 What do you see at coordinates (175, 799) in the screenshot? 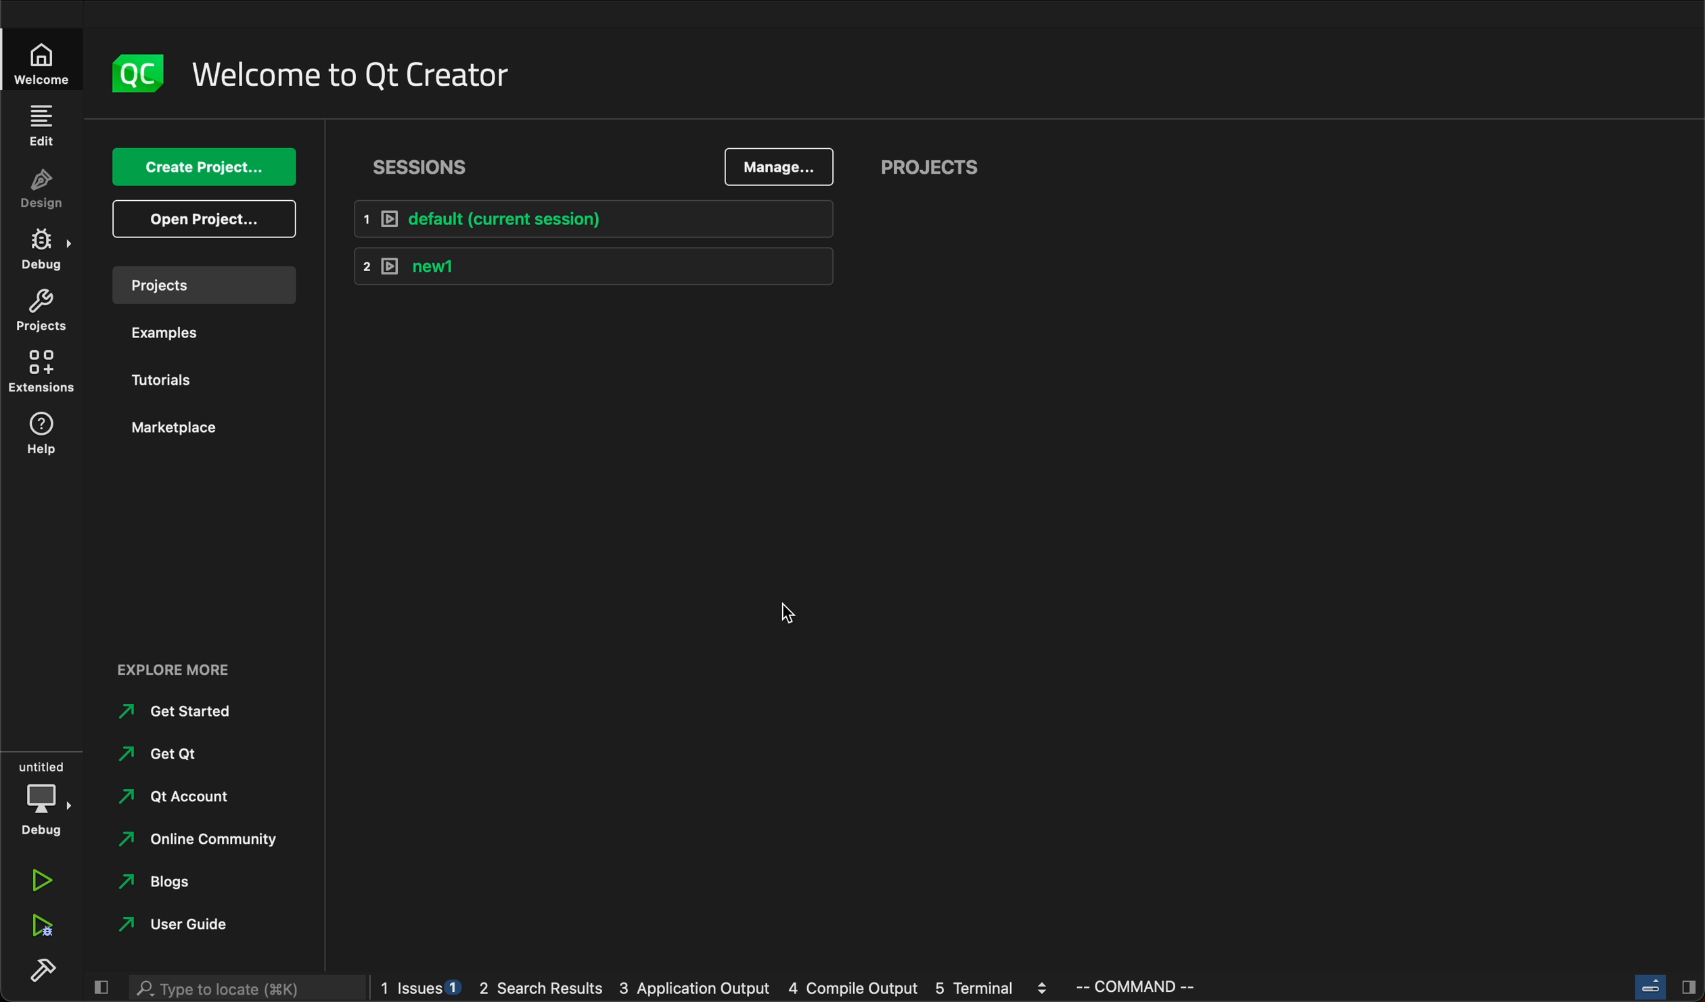
I see `account` at bounding box center [175, 799].